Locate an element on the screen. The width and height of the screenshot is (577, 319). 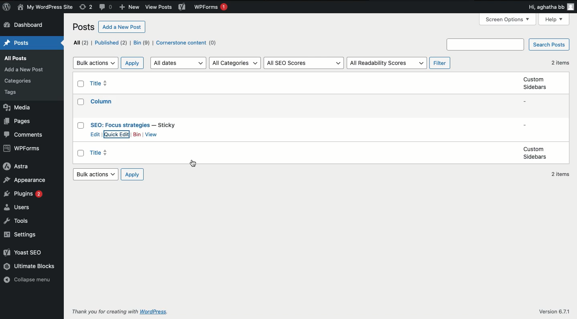
Posts is located at coordinates (85, 28).